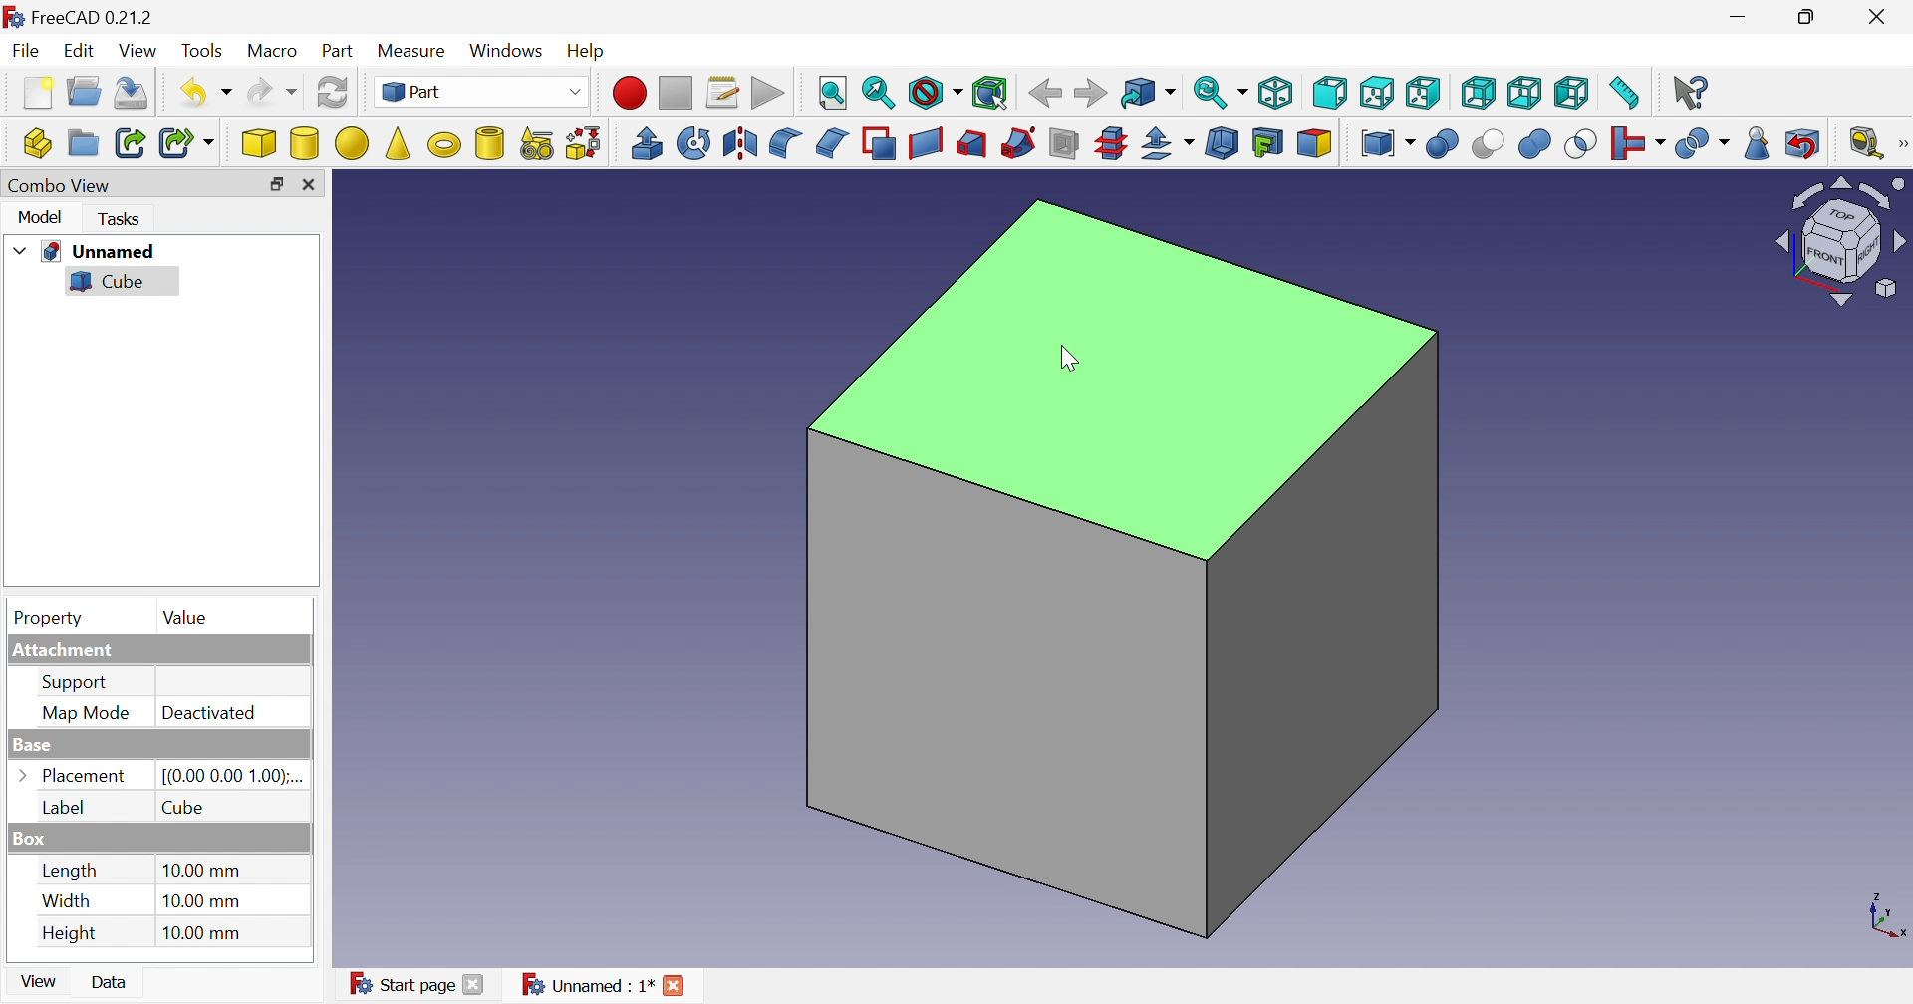 This screenshot has height=1004, width=1913. I want to click on 10.00 mm, so click(204, 933).